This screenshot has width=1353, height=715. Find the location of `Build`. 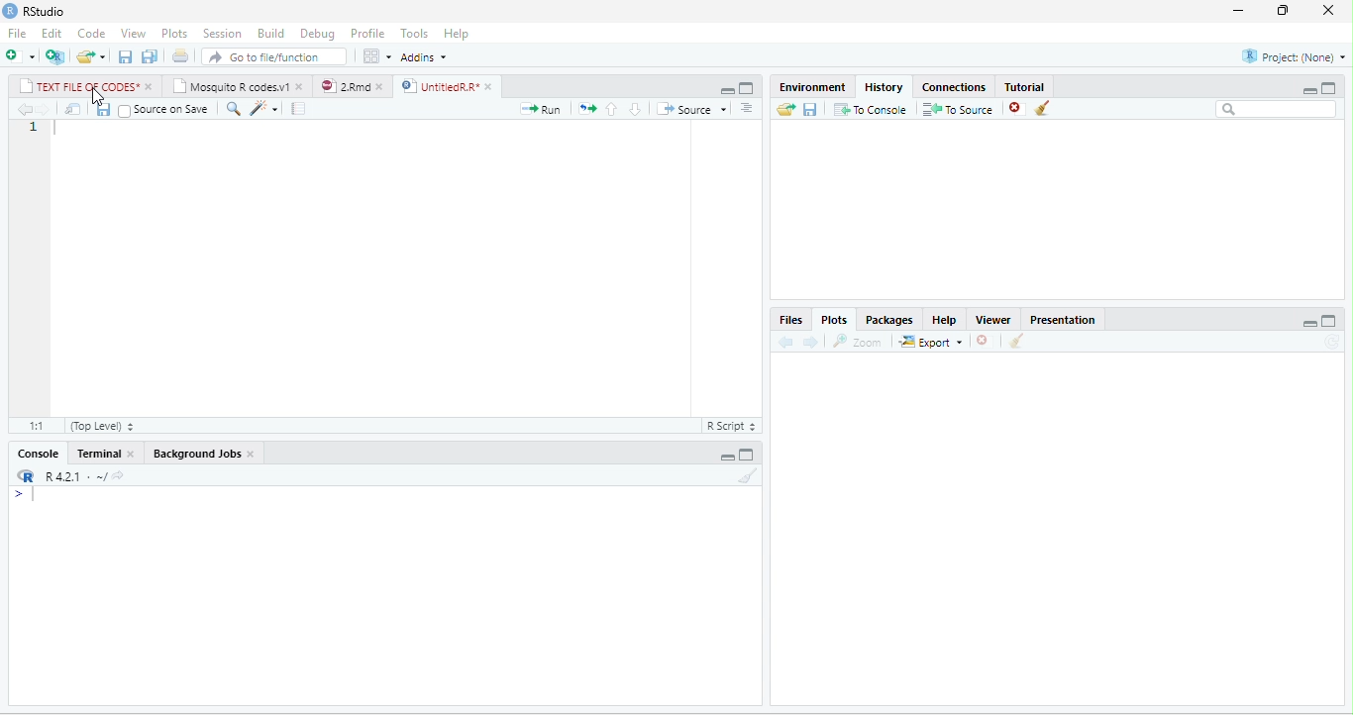

Build is located at coordinates (270, 34).